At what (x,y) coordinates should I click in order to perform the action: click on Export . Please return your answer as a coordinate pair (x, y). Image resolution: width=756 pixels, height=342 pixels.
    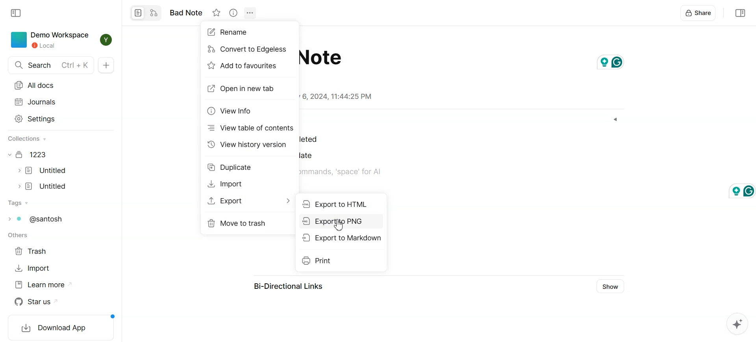
    Looking at the image, I should click on (250, 201).